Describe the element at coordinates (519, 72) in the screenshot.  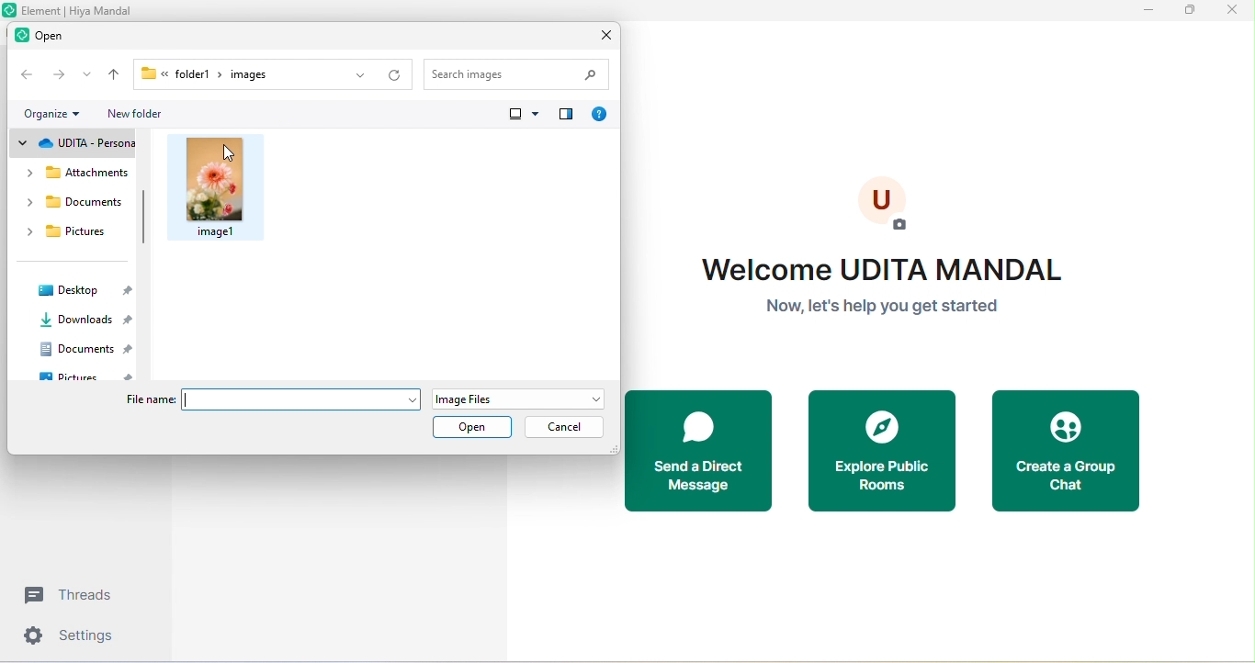
I see `search` at that location.